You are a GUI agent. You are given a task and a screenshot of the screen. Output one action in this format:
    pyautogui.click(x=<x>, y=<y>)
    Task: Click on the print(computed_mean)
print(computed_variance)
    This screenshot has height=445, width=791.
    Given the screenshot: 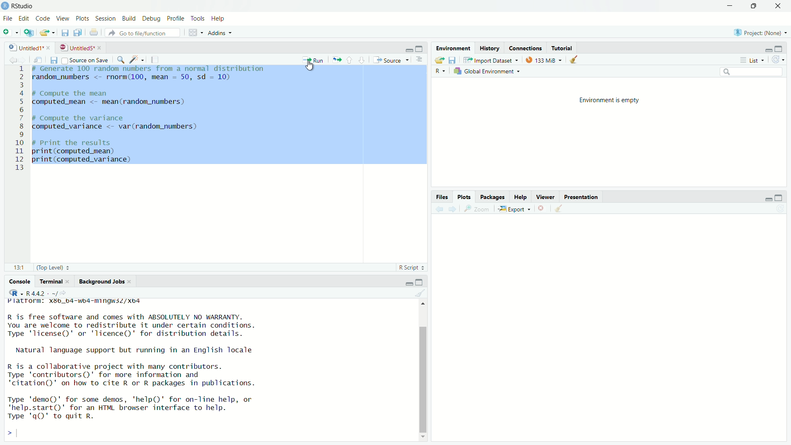 What is the action you would take?
    pyautogui.click(x=91, y=158)
    